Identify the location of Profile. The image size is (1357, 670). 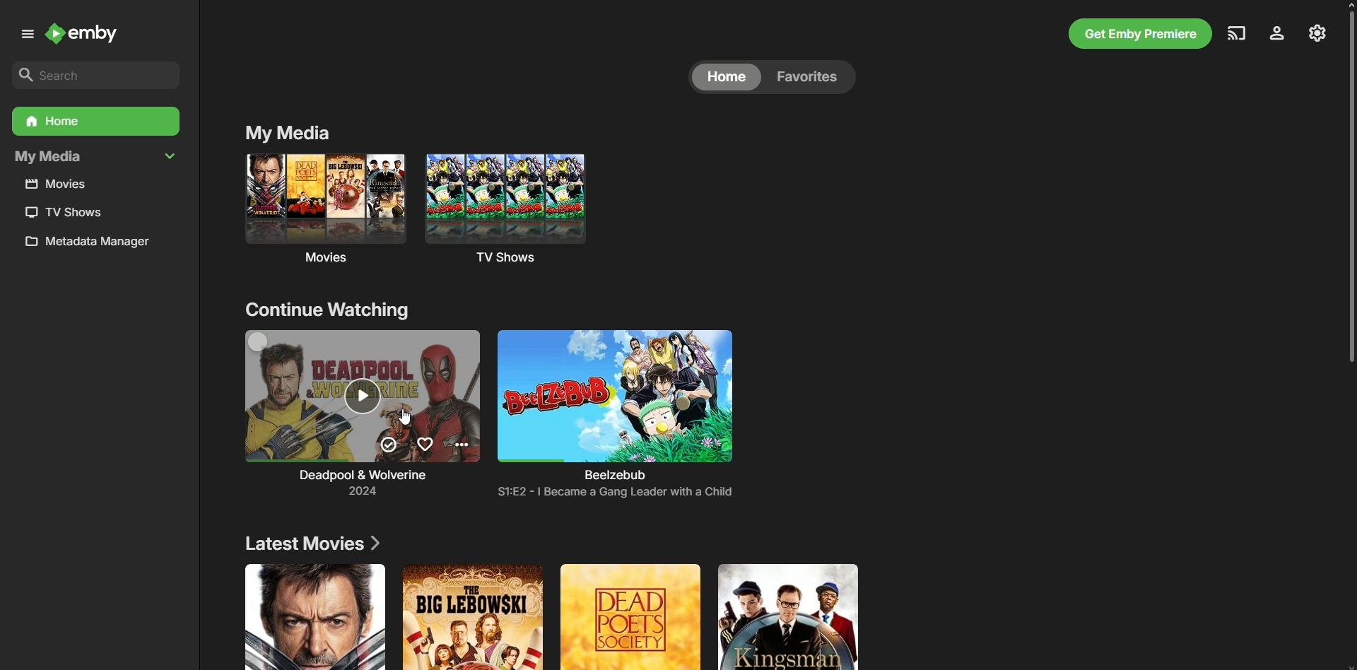
(1275, 34).